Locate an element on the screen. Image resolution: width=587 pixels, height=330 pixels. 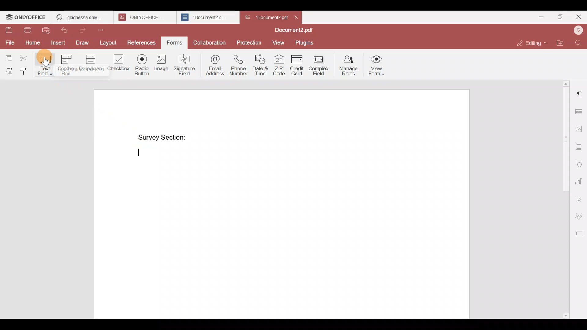
Combo box is located at coordinates (65, 65).